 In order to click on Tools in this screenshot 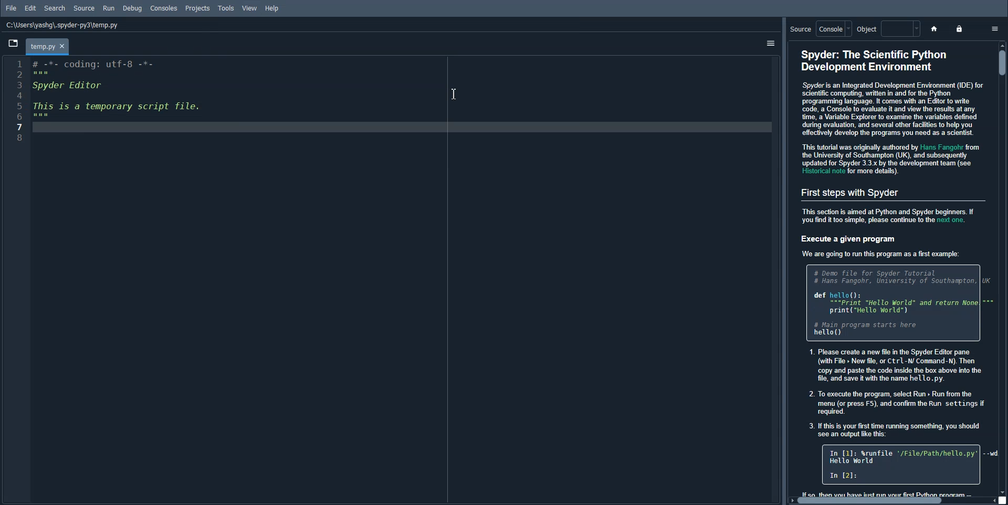, I will do `click(226, 8)`.